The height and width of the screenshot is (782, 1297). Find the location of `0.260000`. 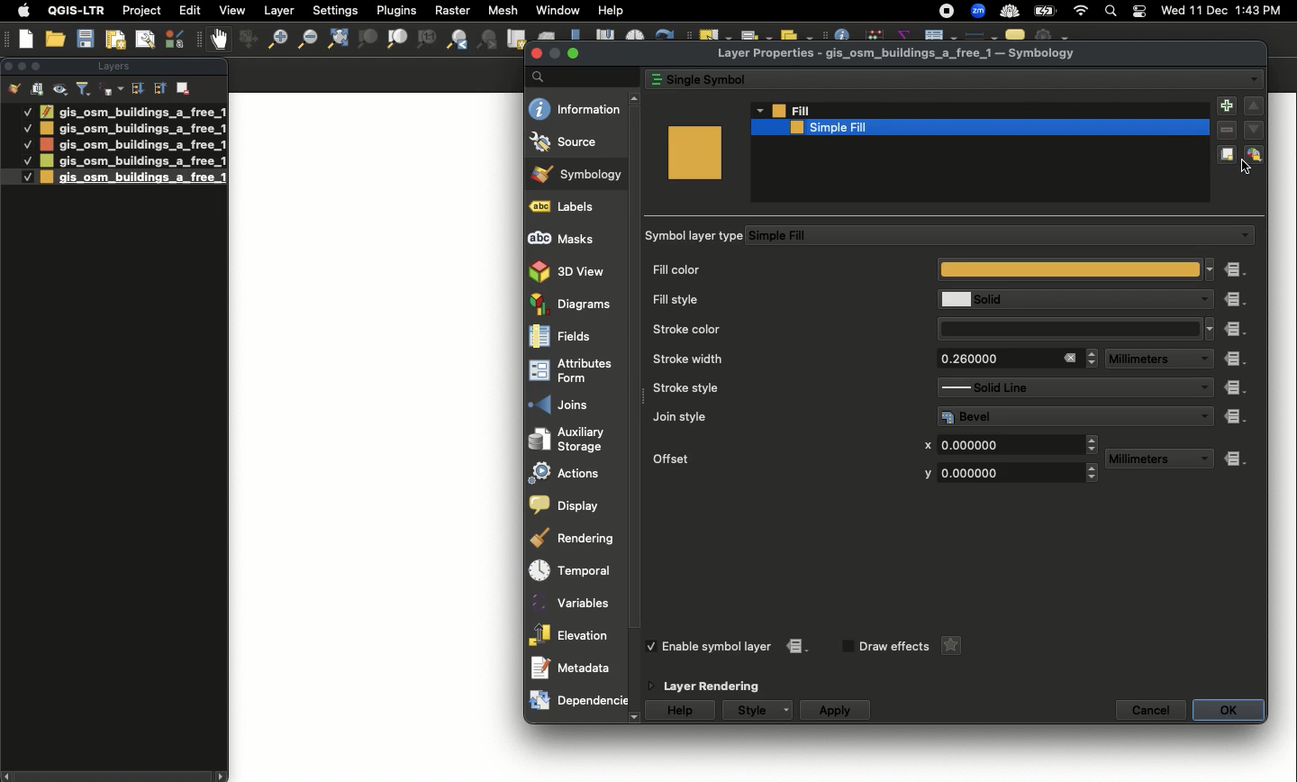

0.260000 is located at coordinates (992, 359).